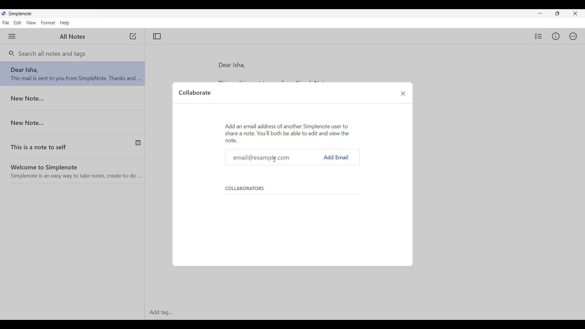  What do you see at coordinates (274, 157) in the screenshot?
I see `Click to type in or paste email ID ` at bounding box center [274, 157].